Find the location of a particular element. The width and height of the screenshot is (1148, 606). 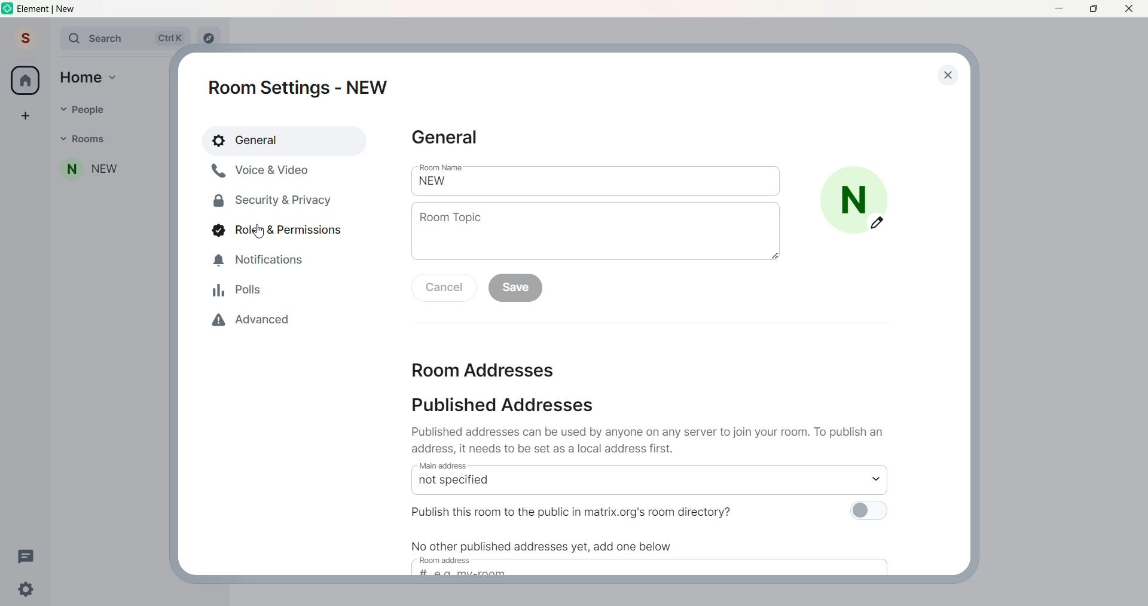

advanced is located at coordinates (257, 322).